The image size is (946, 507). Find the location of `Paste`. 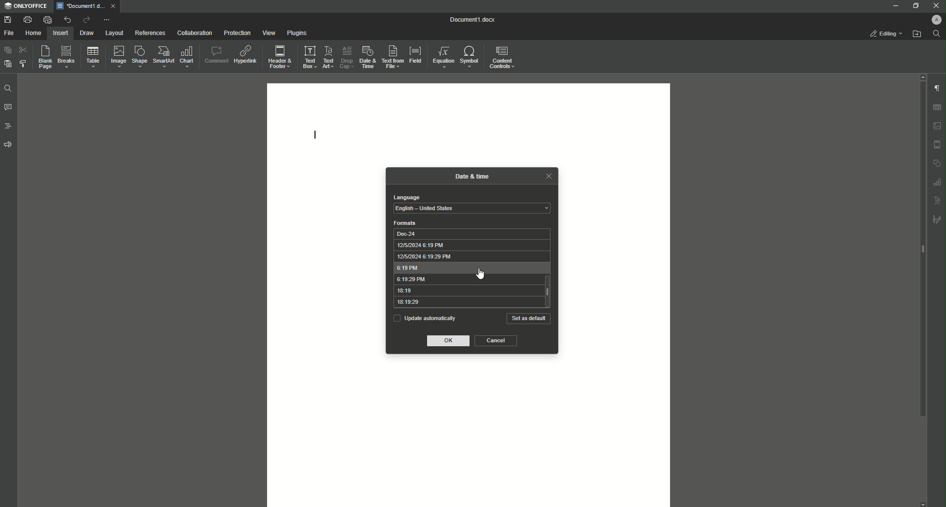

Paste is located at coordinates (7, 50).